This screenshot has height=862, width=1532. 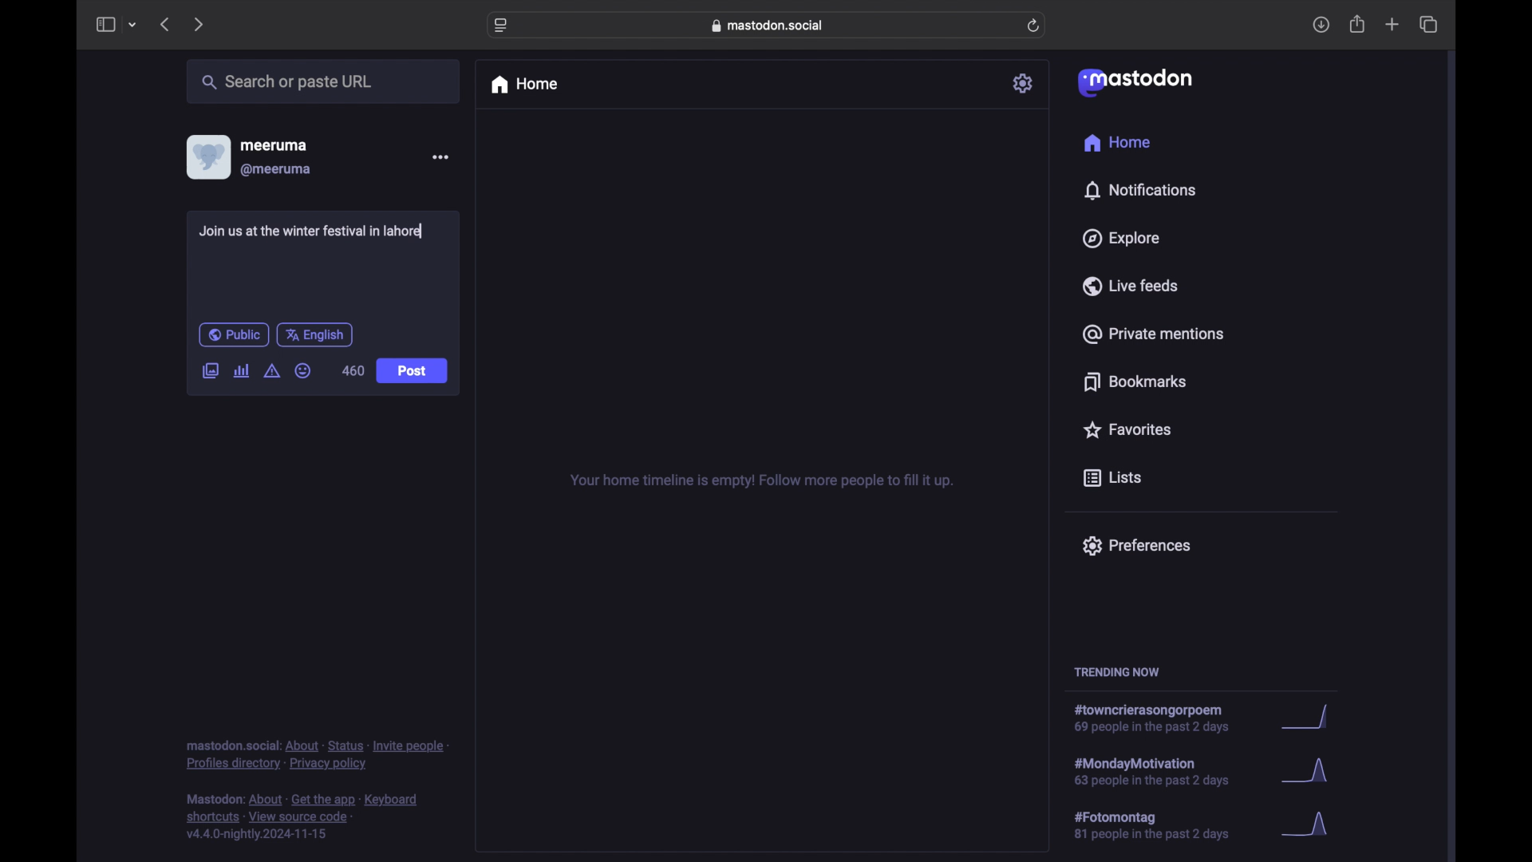 I want to click on footnote, so click(x=318, y=754).